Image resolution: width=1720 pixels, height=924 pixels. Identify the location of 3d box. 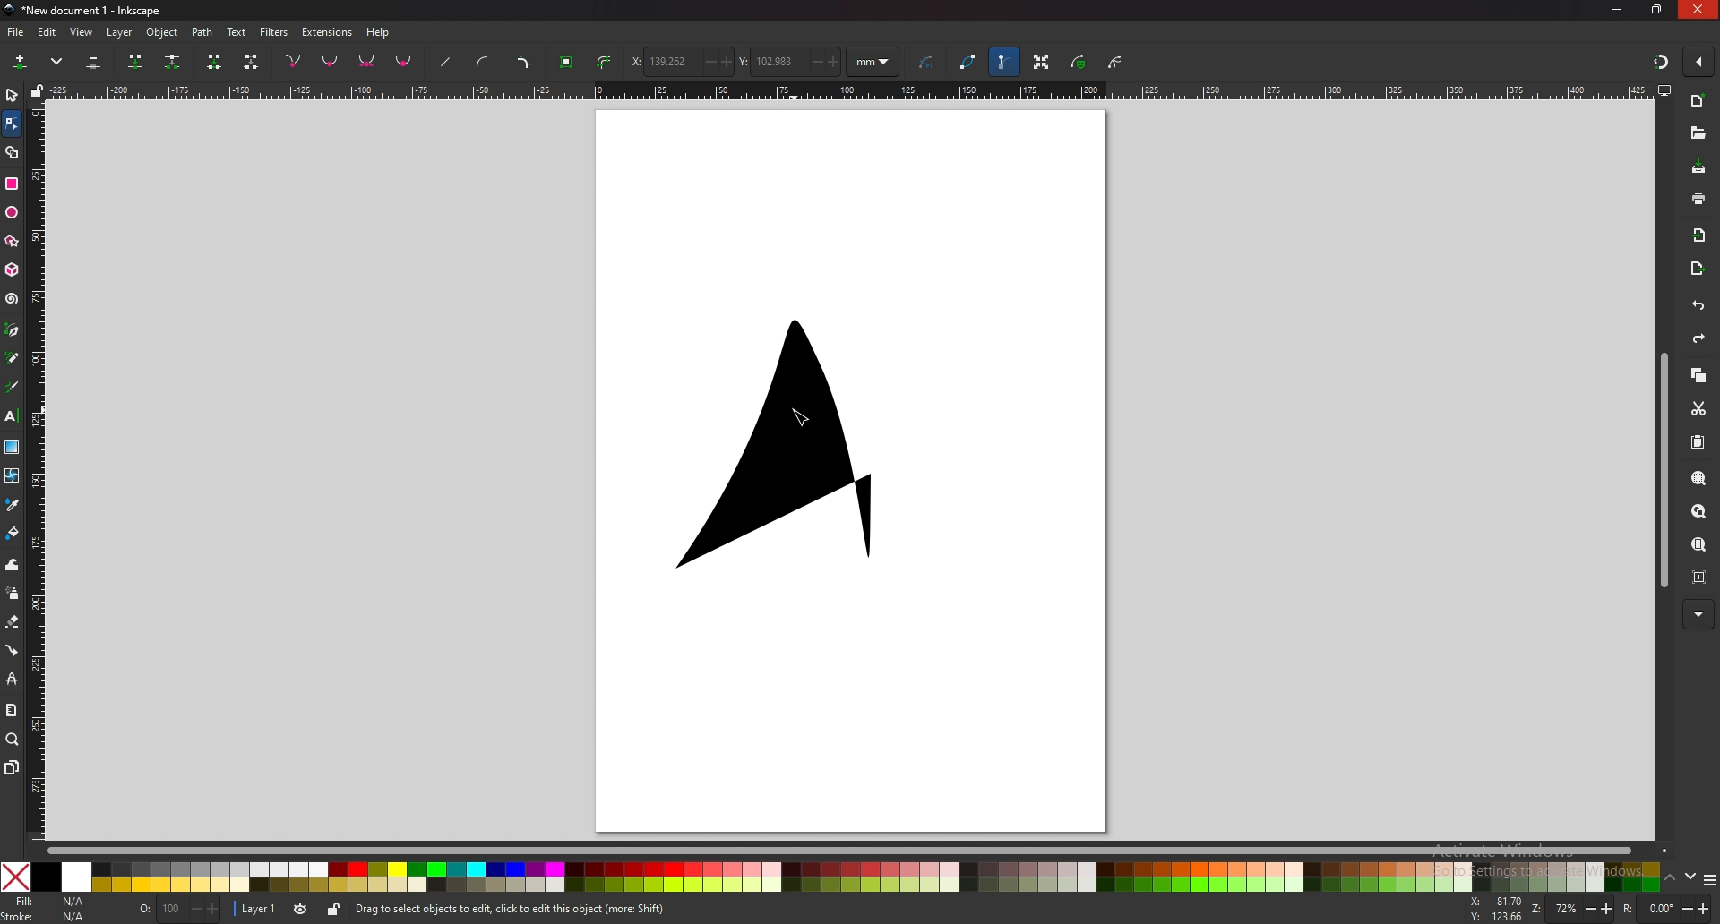
(13, 270).